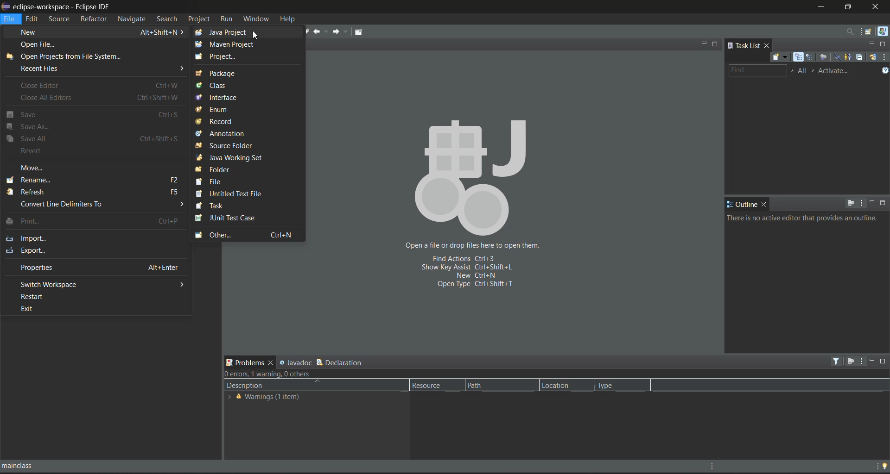 The height and width of the screenshot is (474, 890). What do you see at coordinates (247, 236) in the screenshot?
I see `other` at bounding box center [247, 236].